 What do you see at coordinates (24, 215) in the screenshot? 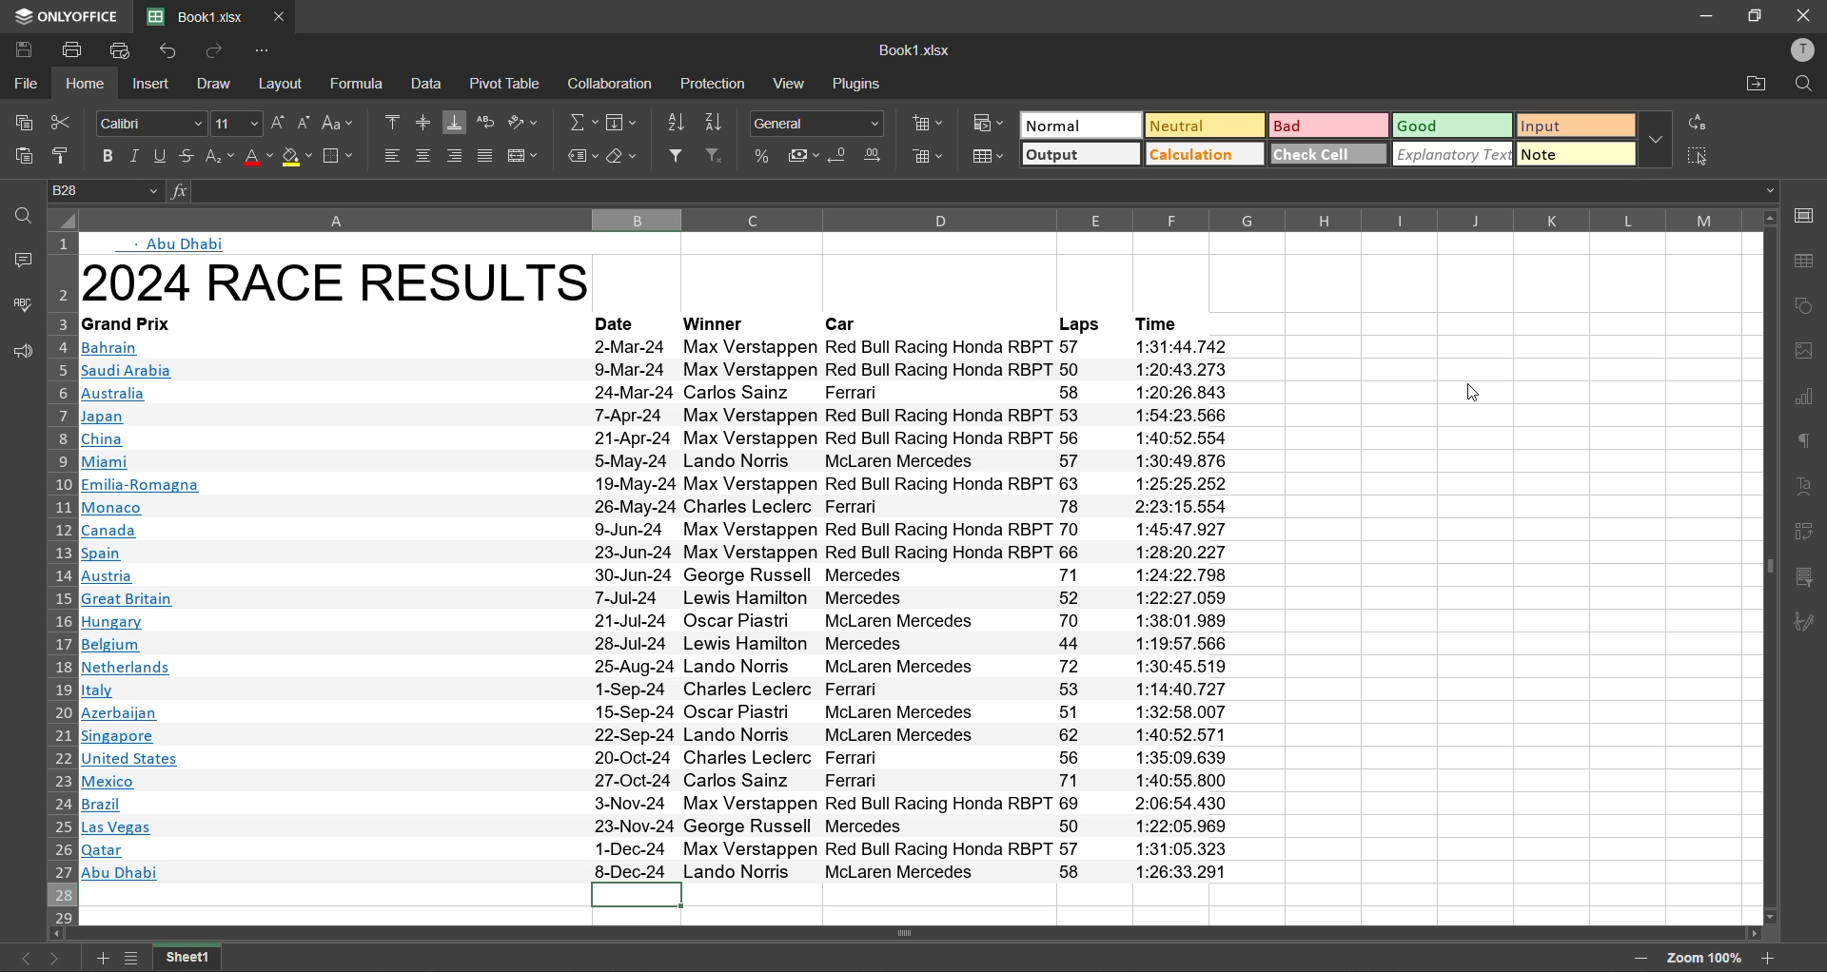
I see `find` at bounding box center [24, 215].